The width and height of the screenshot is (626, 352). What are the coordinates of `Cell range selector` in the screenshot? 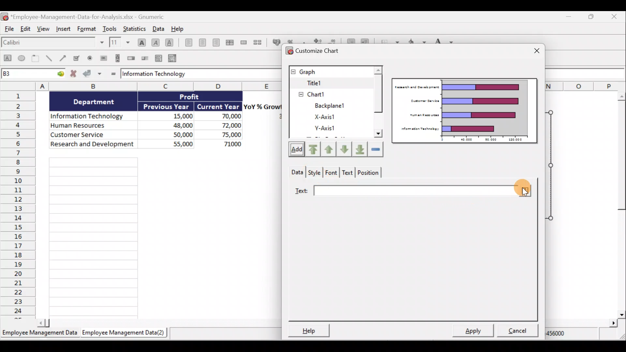 It's located at (522, 187).